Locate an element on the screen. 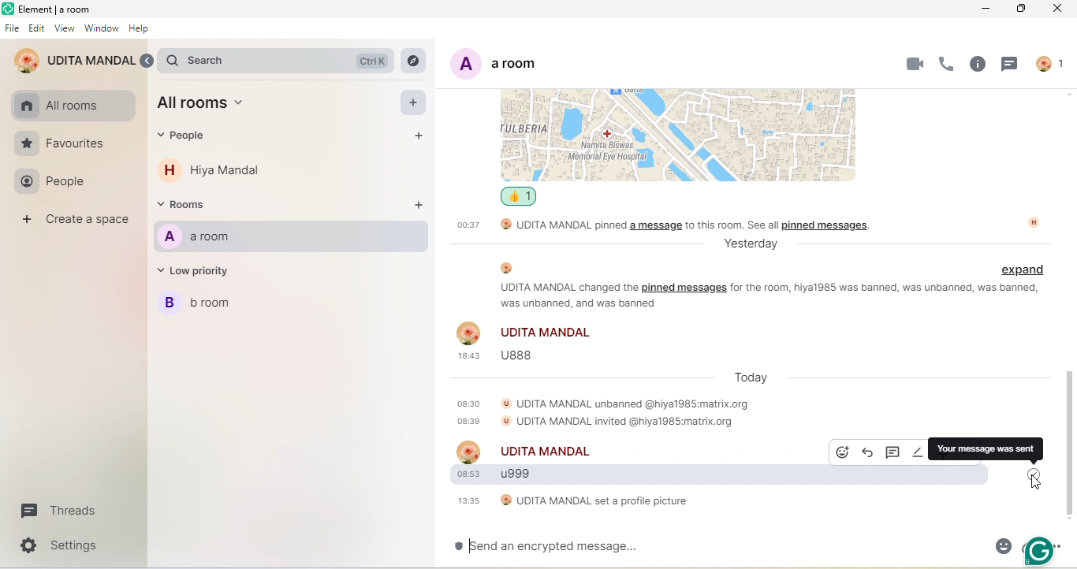  UDITA MANDAL is located at coordinates (73, 60).